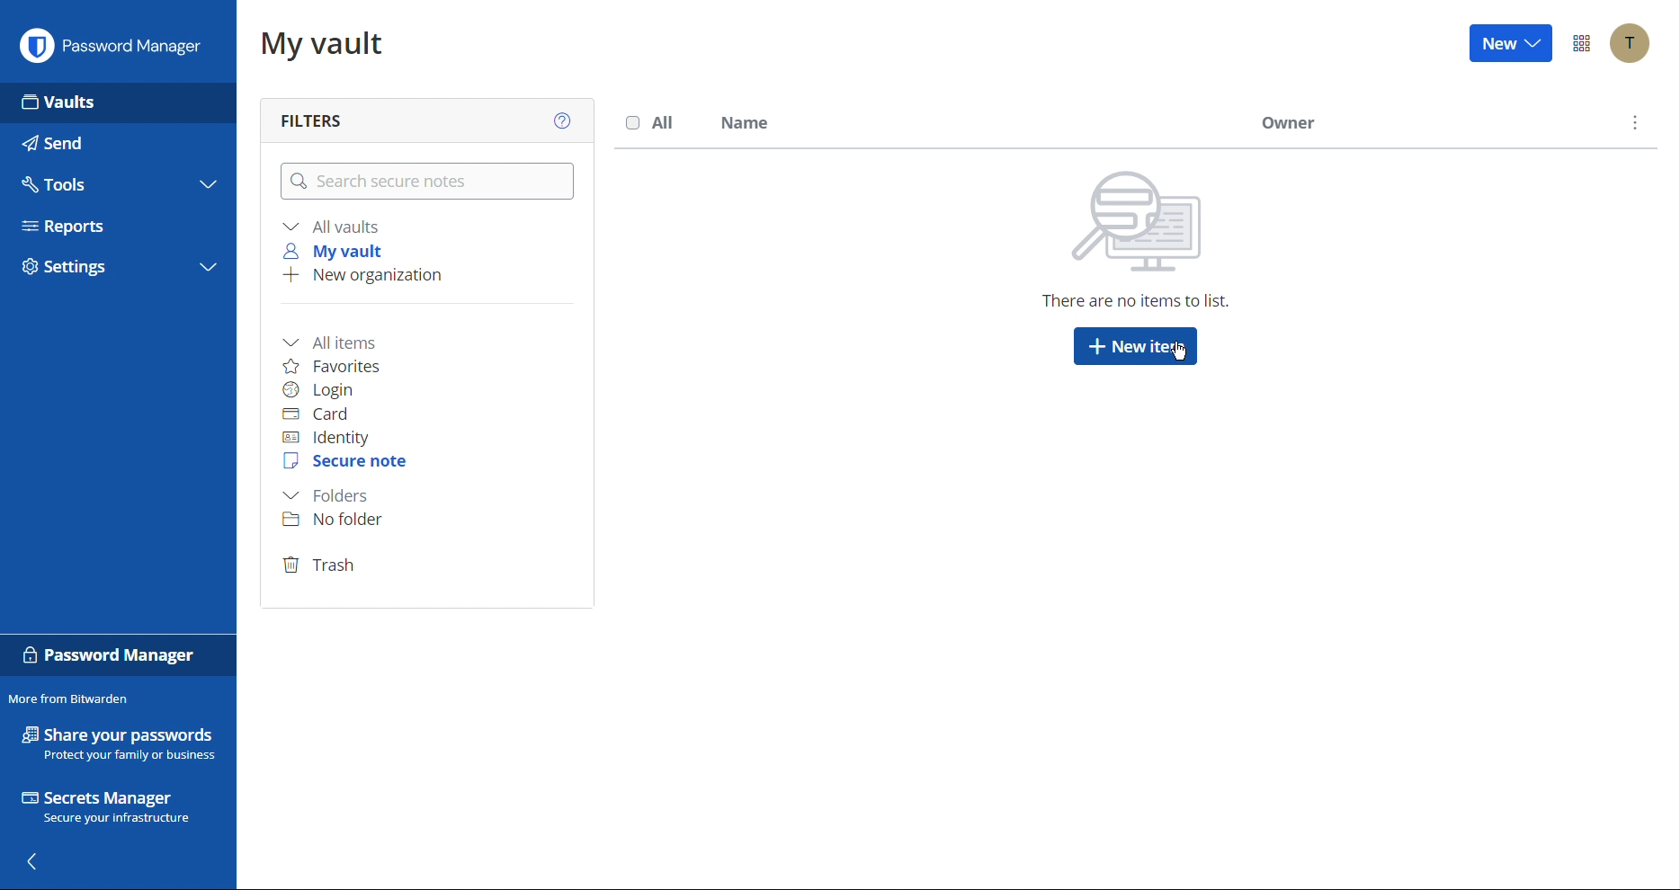 This screenshot has width=1680, height=890. Describe the element at coordinates (323, 116) in the screenshot. I see `Filters` at that location.